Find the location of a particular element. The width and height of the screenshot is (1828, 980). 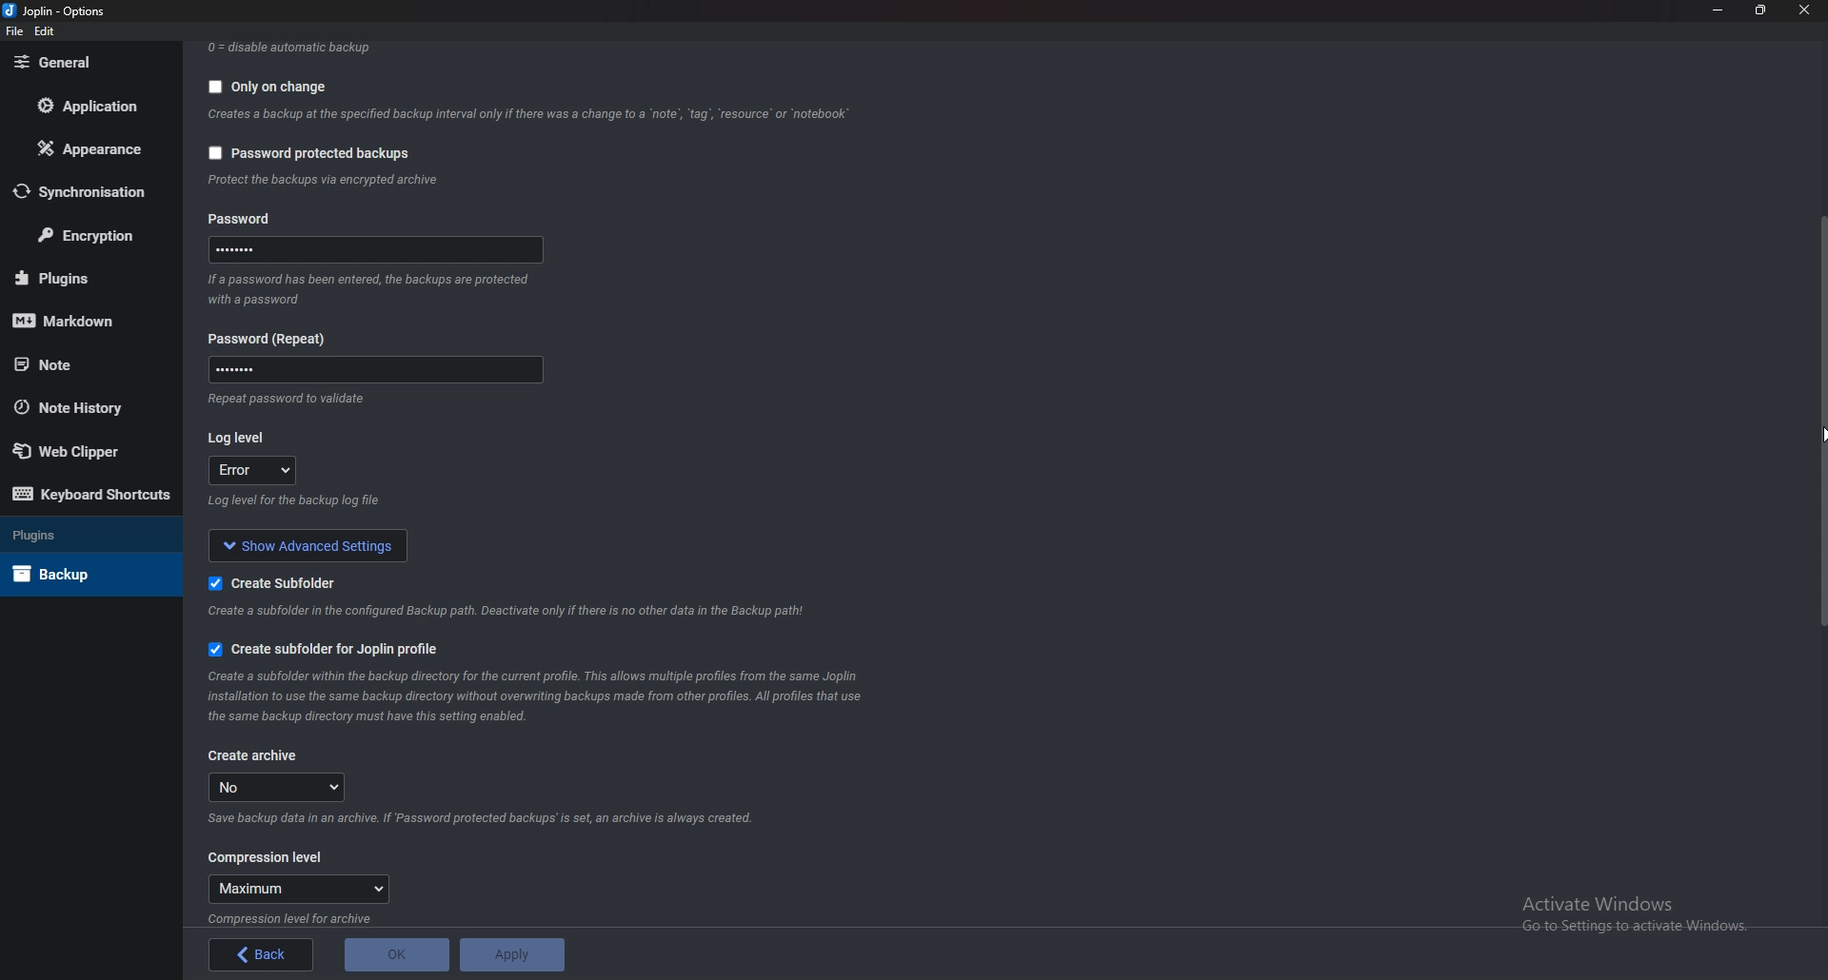

Compression level is located at coordinates (268, 857).